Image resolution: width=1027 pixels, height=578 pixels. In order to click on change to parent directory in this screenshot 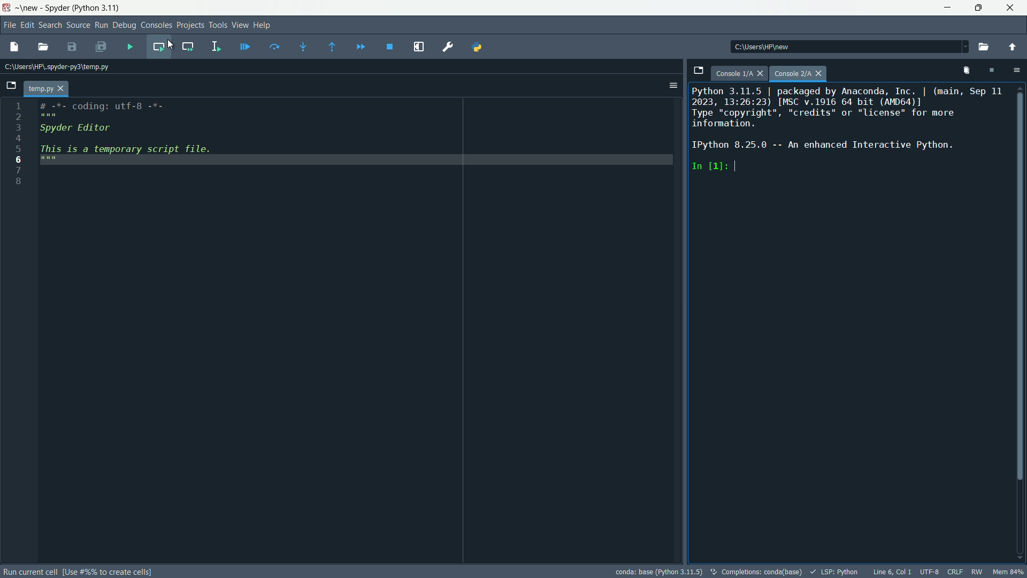, I will do `click(1014, 49)`.